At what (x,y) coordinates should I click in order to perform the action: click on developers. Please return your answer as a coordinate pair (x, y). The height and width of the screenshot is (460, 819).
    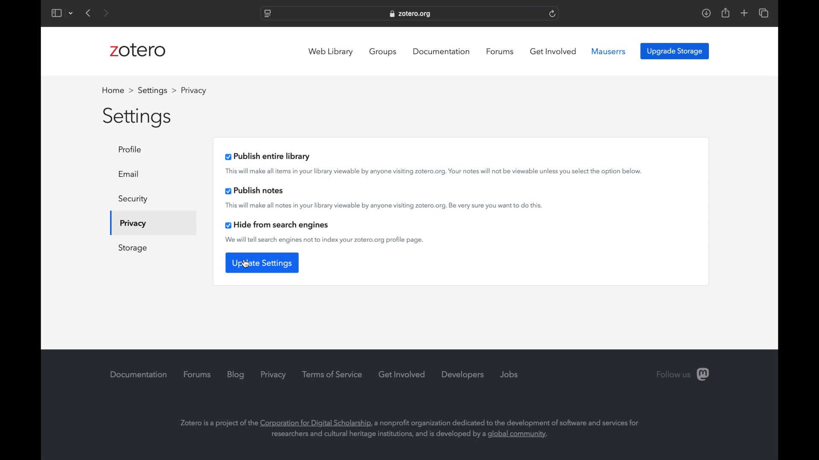
    Looking at the image, I should click on (463, 375).